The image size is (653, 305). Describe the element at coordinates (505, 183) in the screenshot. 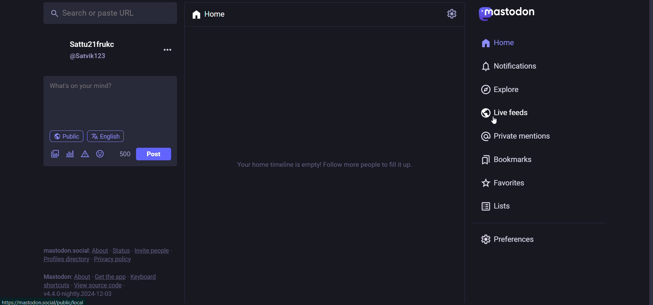

I see `favorites` at that location.